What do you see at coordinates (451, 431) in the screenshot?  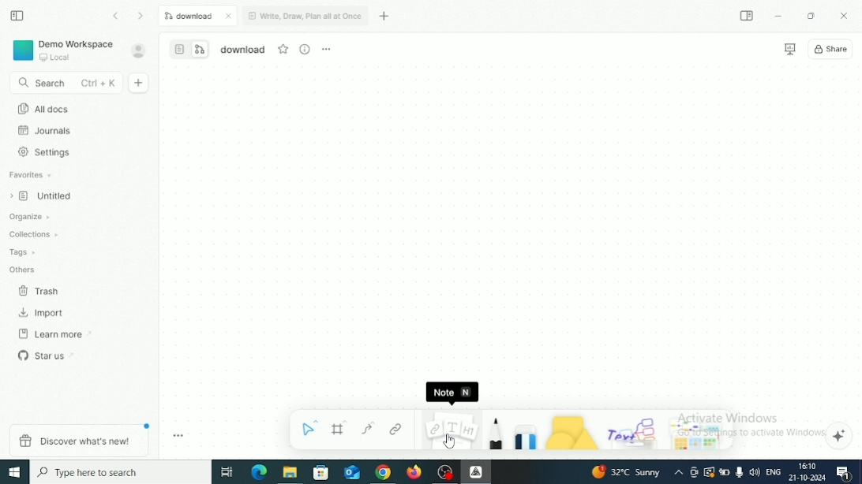 I see `Note` at bounding box center [451, 431].